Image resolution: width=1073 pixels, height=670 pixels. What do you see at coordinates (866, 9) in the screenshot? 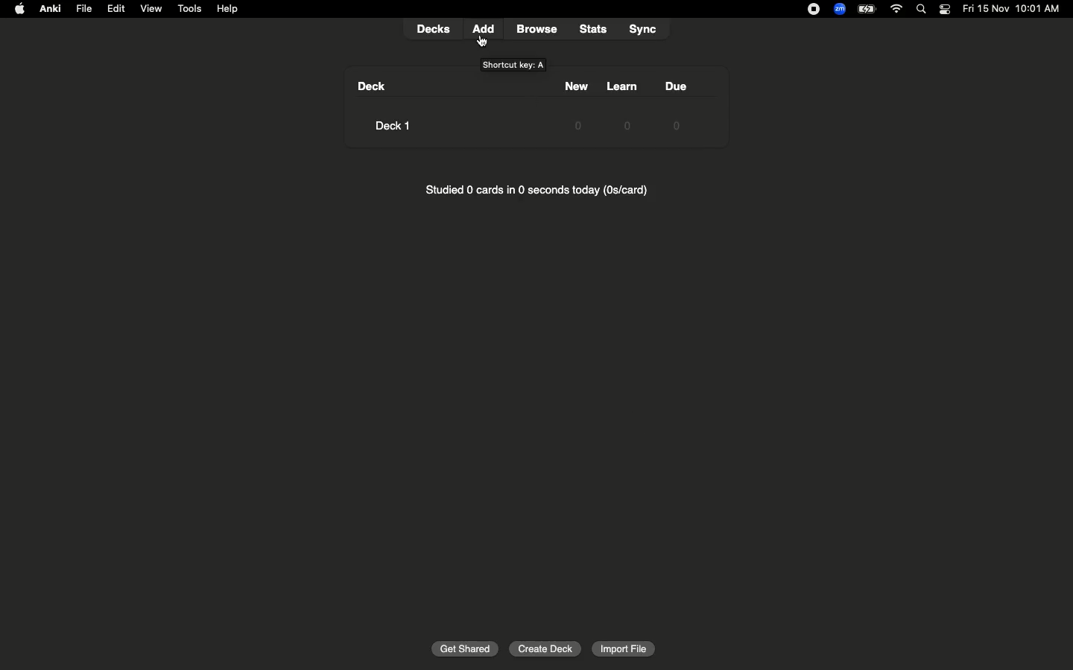
I see `Charge` at bounding box center [866, 9].